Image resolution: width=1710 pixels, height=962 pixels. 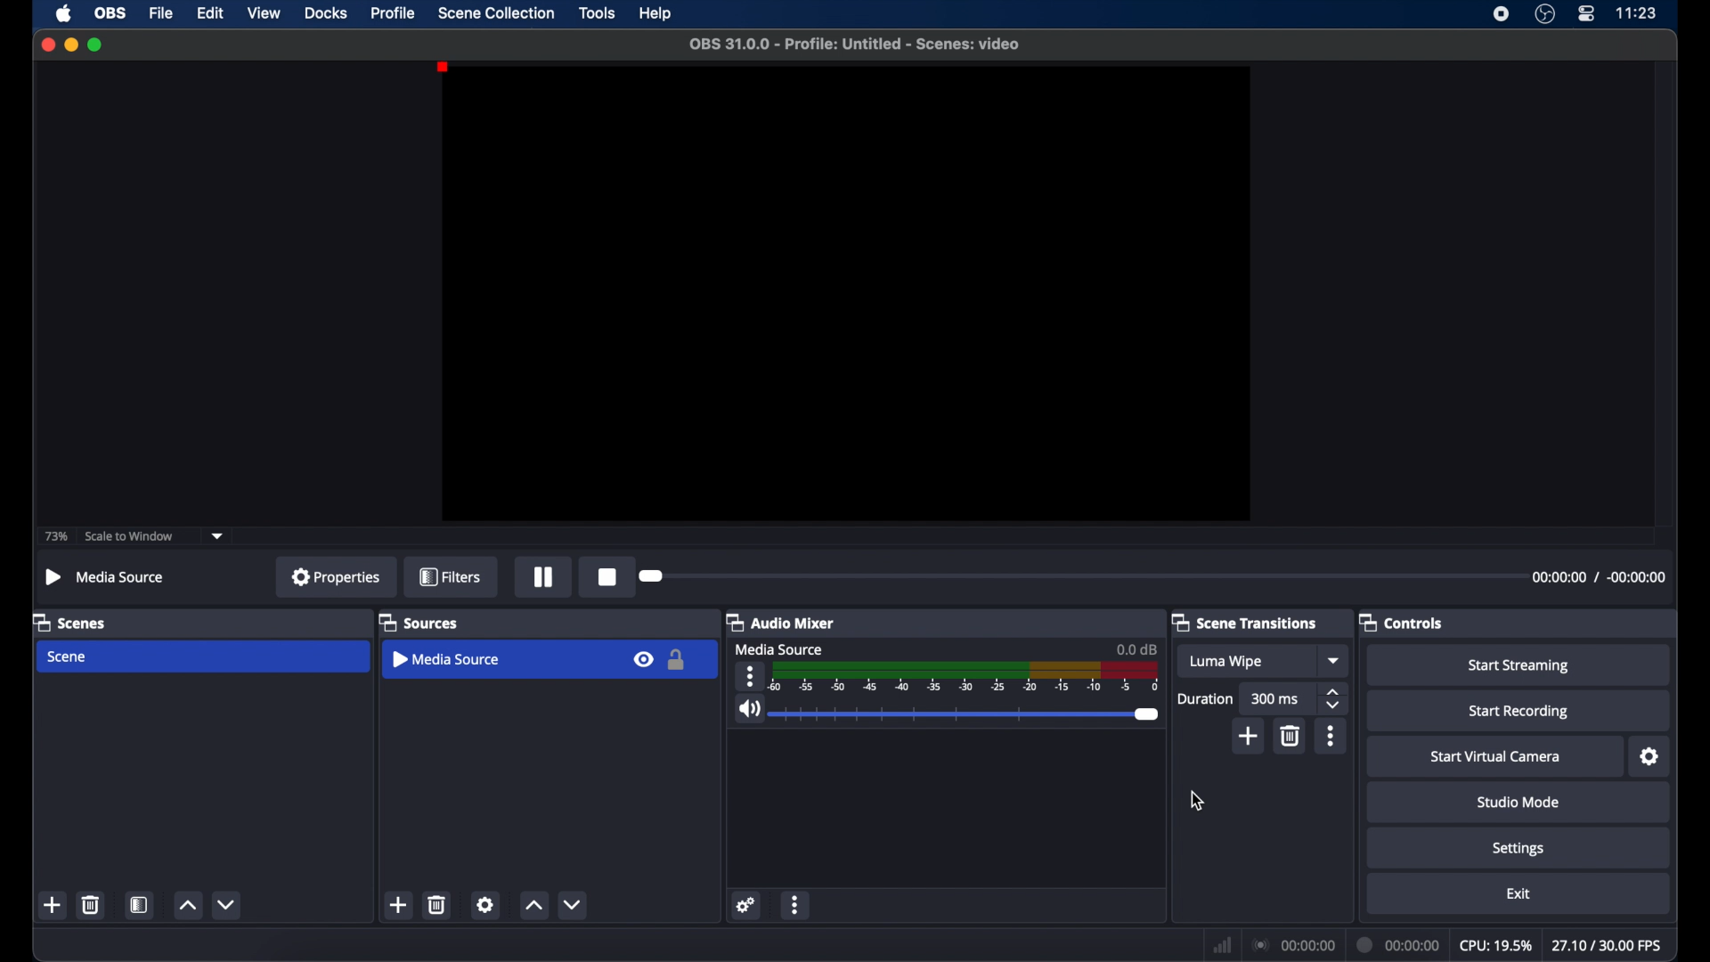 I want to click on filters, so click(x=451, y=576).